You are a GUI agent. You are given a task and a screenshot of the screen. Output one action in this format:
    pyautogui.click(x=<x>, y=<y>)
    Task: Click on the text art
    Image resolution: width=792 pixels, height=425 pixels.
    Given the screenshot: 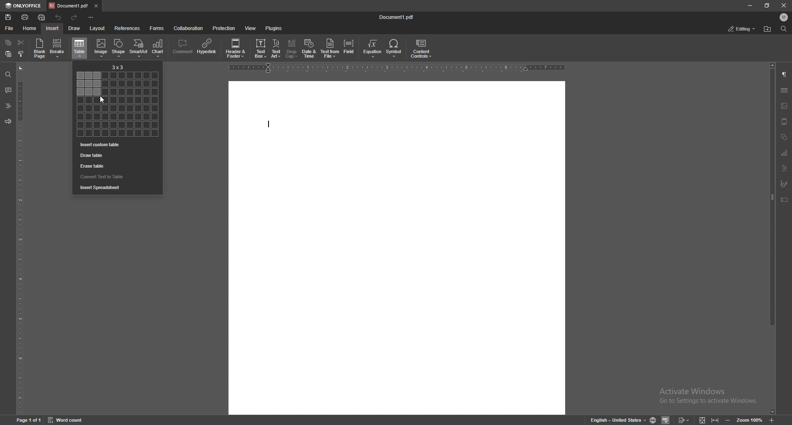 What is the action you would take?
    pyautogui.click(x=276, y=48)
    